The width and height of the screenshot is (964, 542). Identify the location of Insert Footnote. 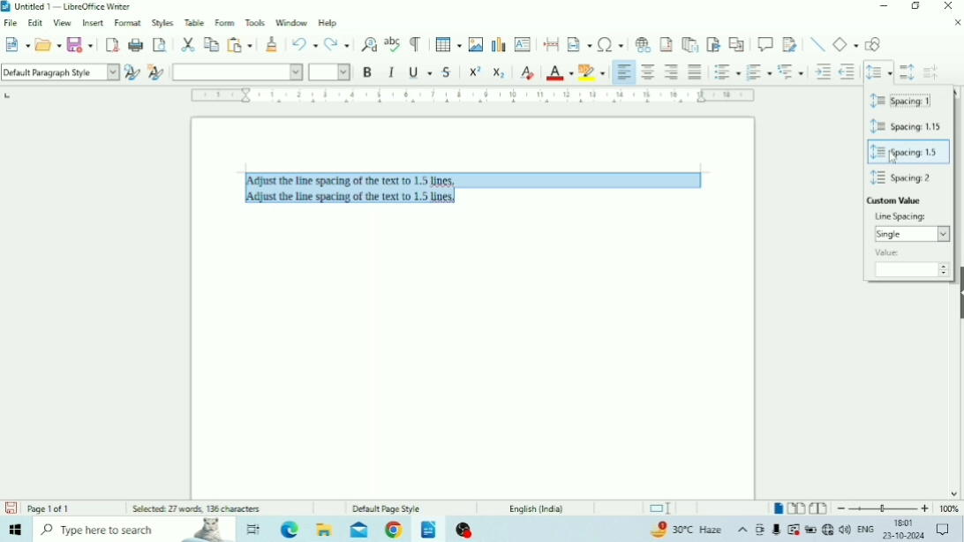
(667, 43).